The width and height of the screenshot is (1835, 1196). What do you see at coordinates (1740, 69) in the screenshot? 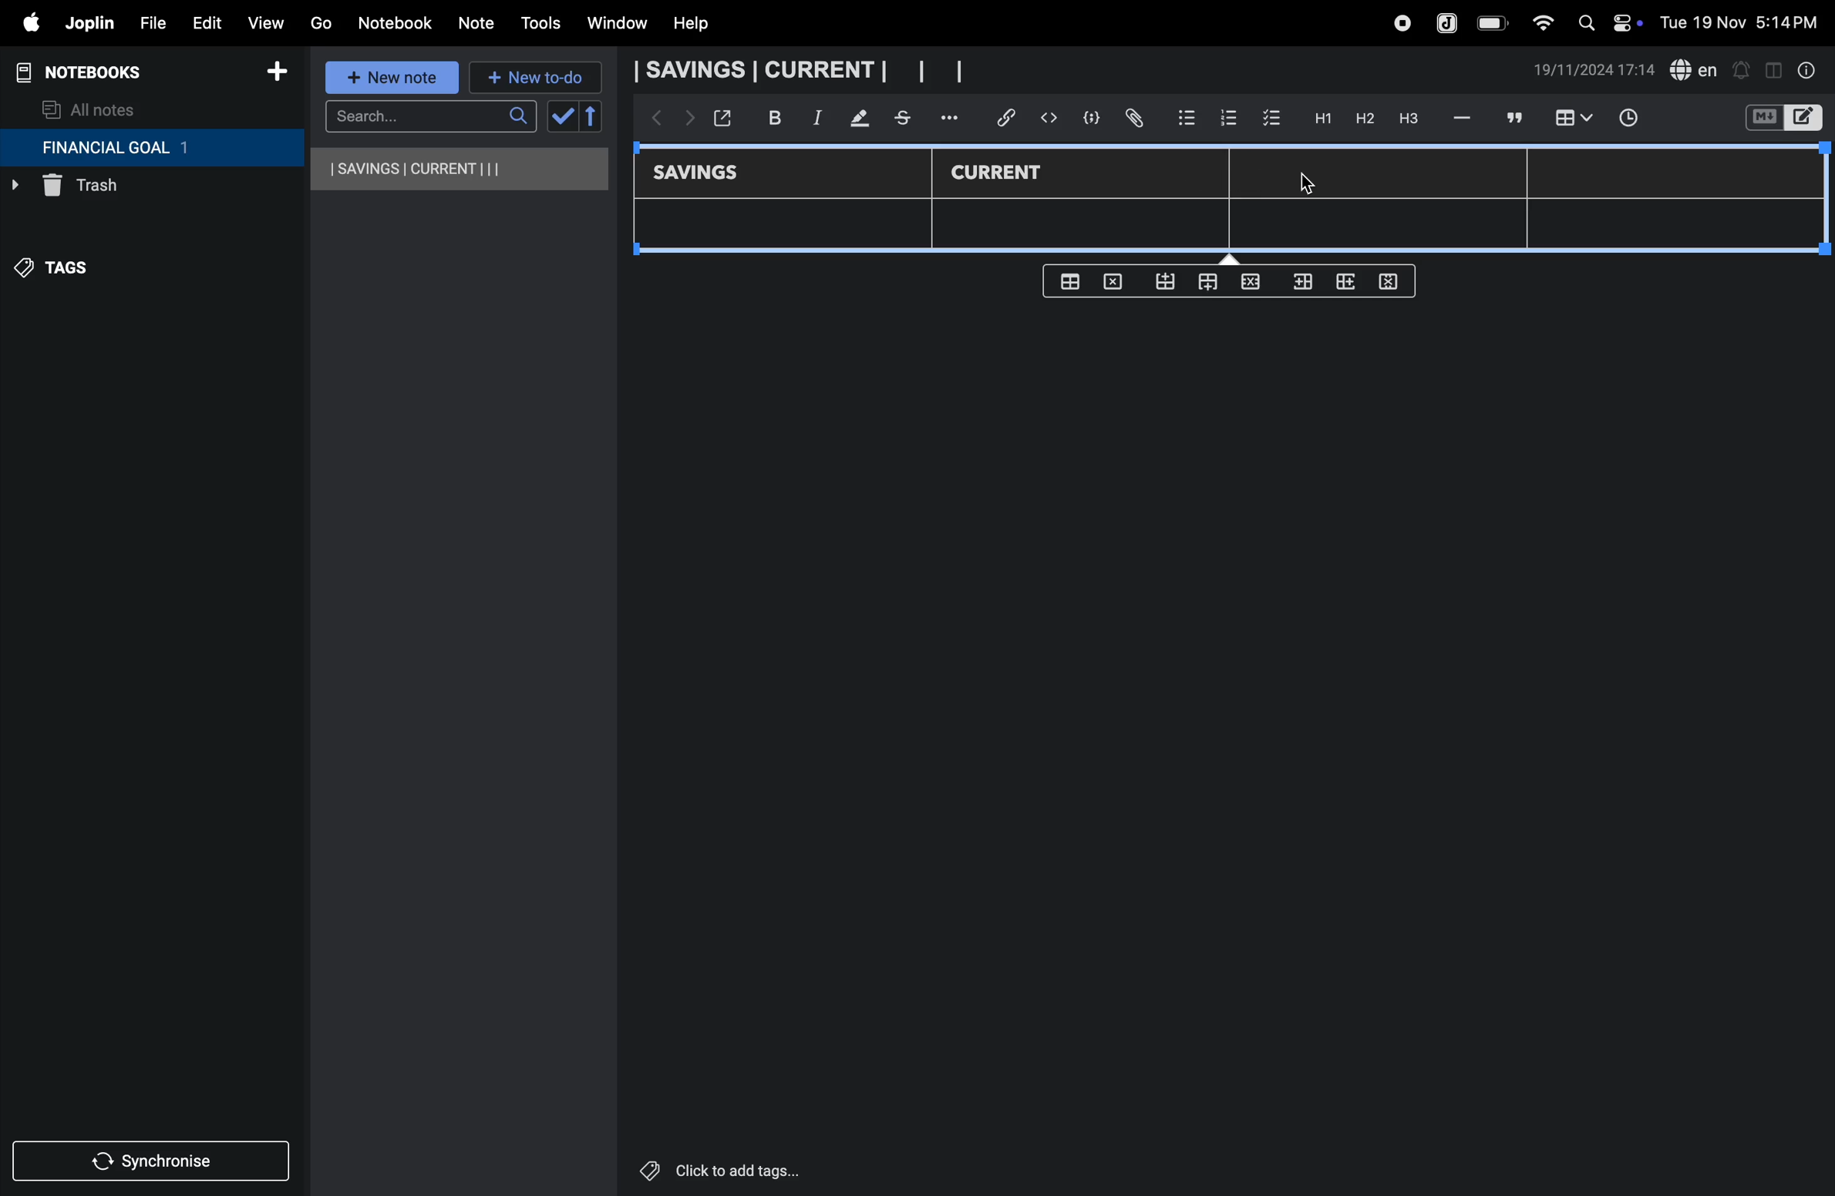
I see `alert` at bounding box center [1740, 69].